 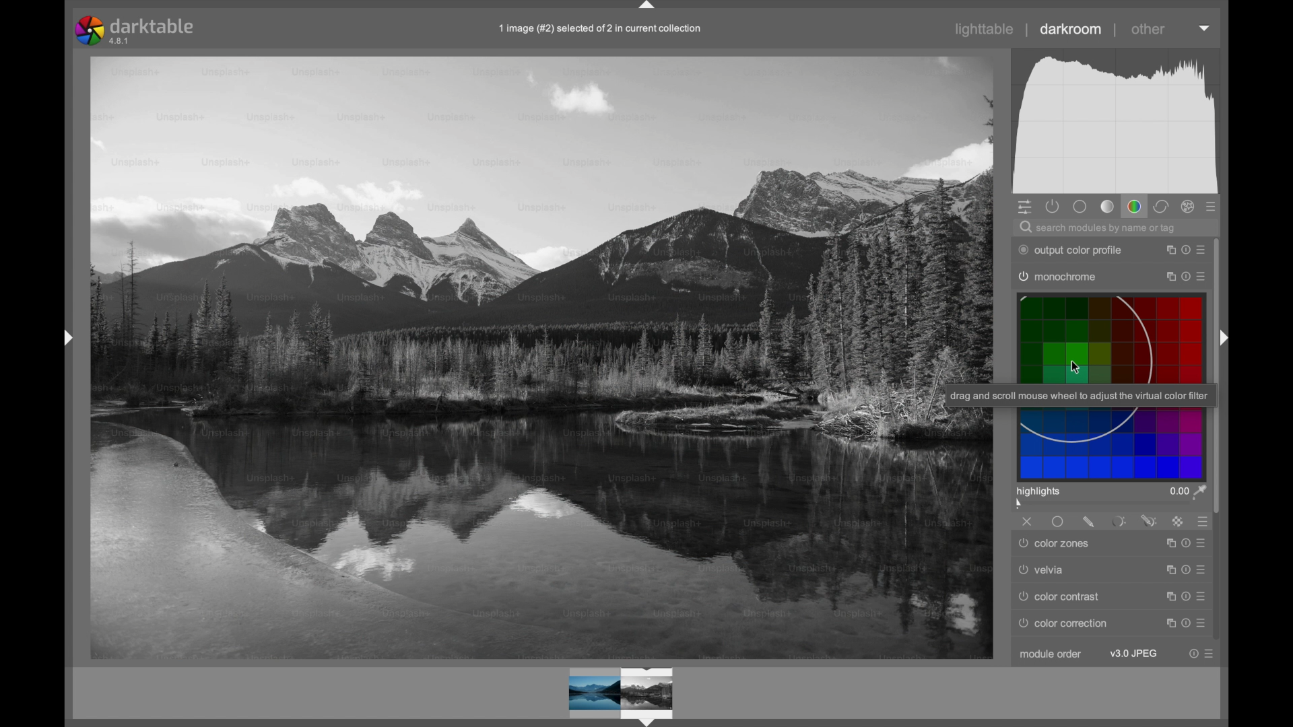 What do you see at coordinates (1060, 596) in the screenshot?
I see `color contrast` at bounding box center [1060, 596].